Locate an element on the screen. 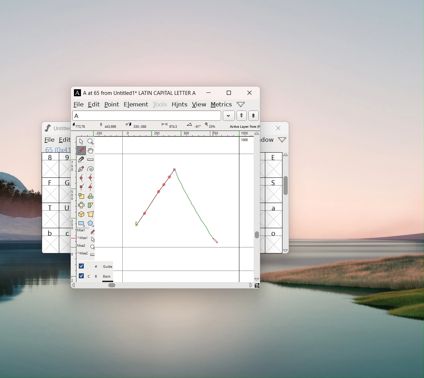  draw shape is located at coordinates (175, 205).